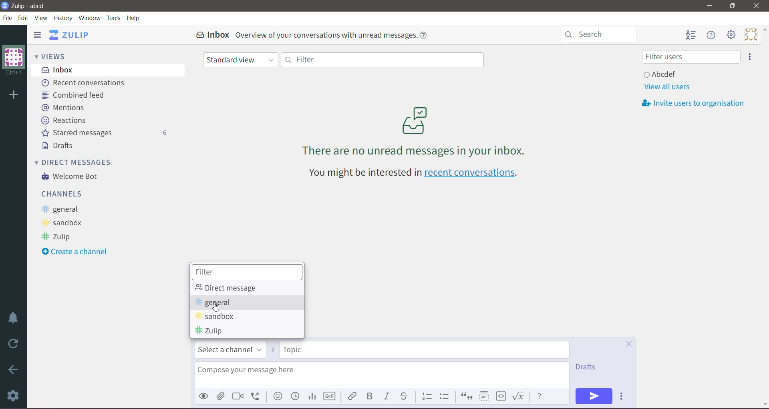 This screenshot has width=769, height=409. Describe the element at coordinates (733, 6) in the screenshot. I see `Restore Down` at that location.